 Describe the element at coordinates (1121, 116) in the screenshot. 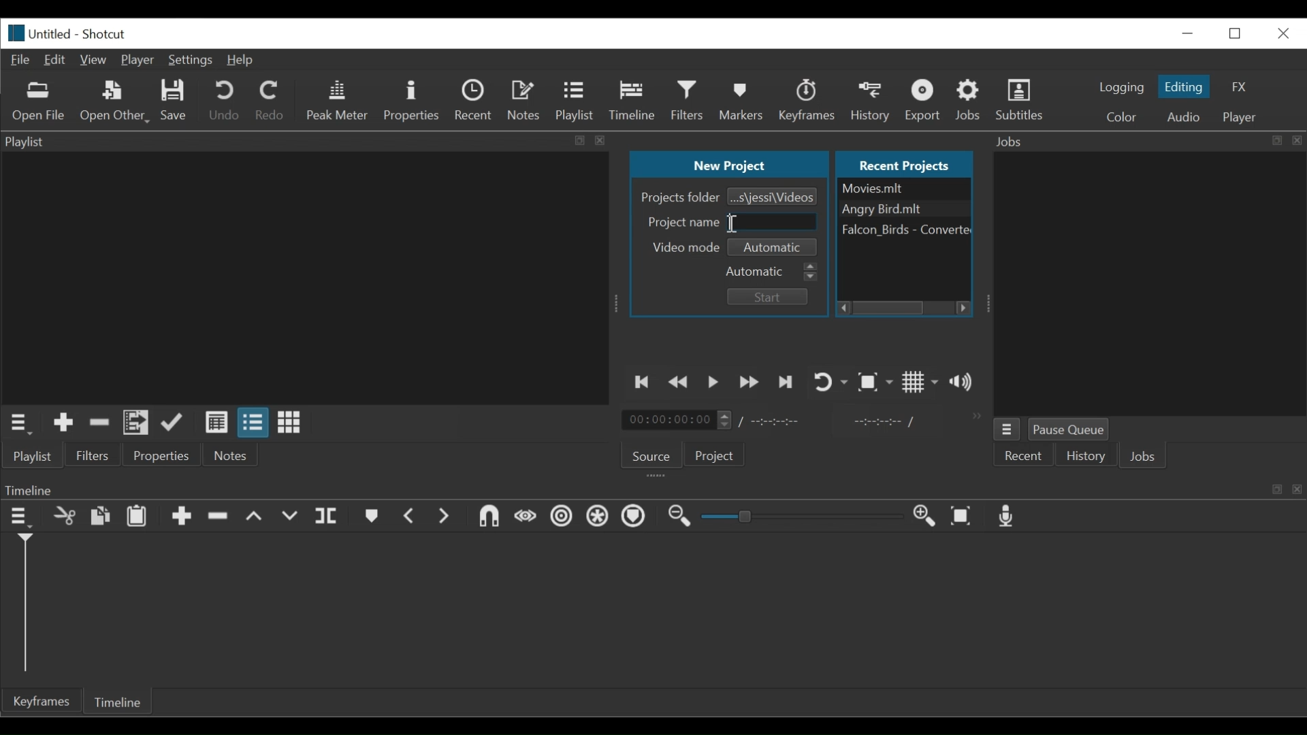

I see `Color` at that location.